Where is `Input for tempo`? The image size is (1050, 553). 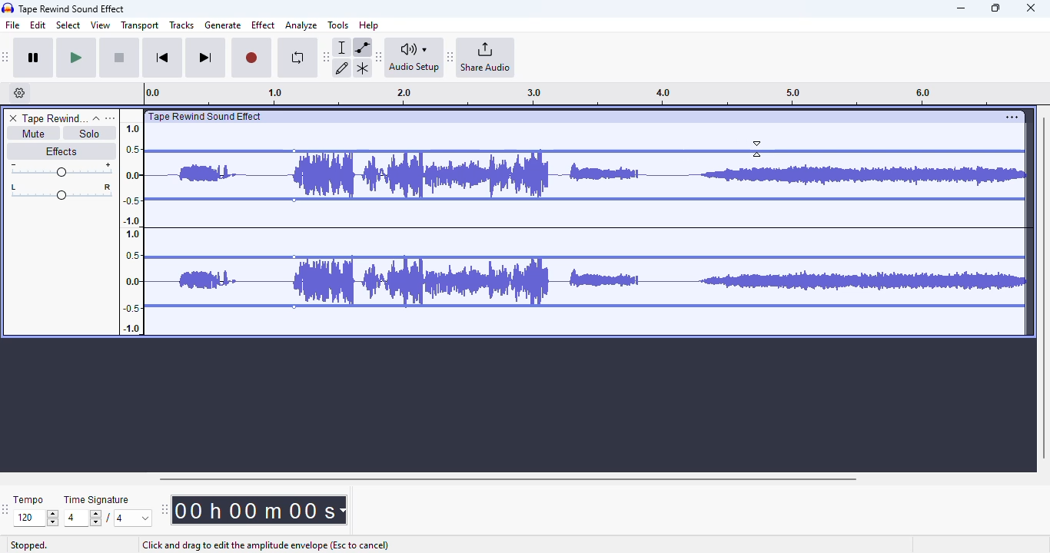
Input for tempo is located at coordinates (35, 518).